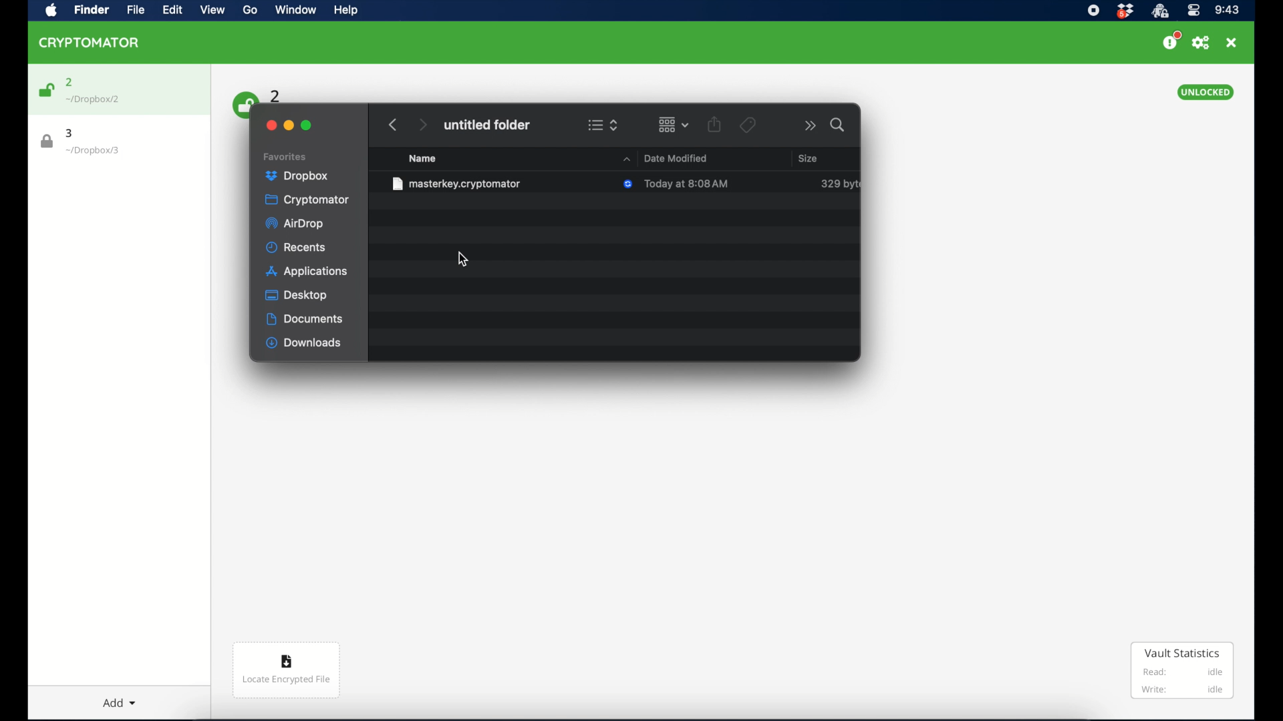 This screenshot has height=721, width=1283. Describe the element at coordinates (285, 157) in the screenshot. I see `favorites` at that location.